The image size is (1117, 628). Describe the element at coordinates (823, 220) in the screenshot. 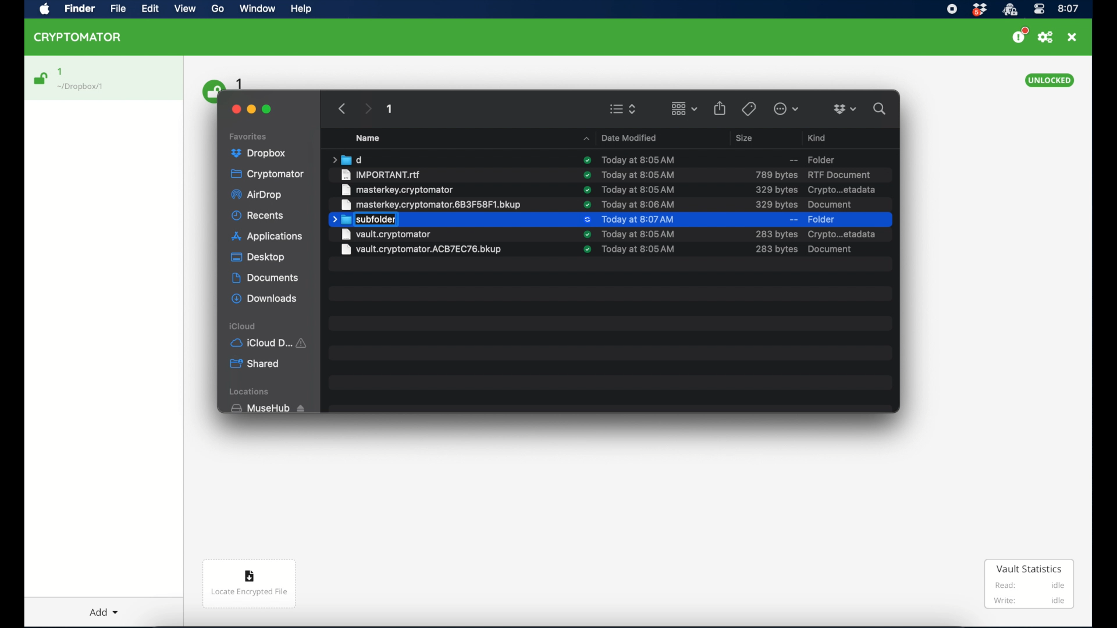

I see `folder` at that location.